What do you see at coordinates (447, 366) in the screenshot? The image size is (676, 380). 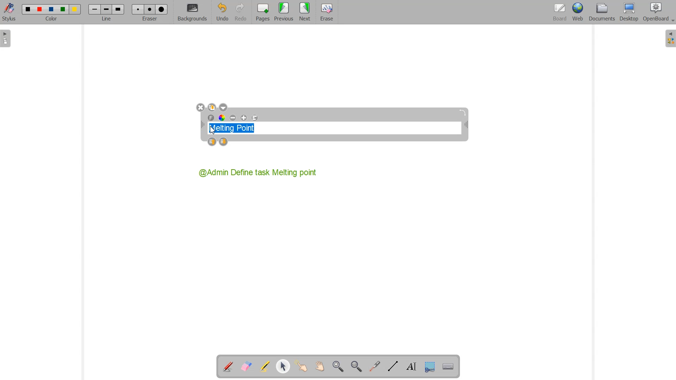 I see `Display virtual Keyboard` at bounding box center [447, 366].